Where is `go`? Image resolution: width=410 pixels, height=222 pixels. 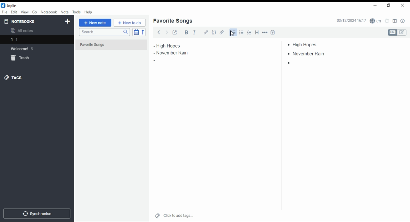
go is located at coordinates (35, 13).